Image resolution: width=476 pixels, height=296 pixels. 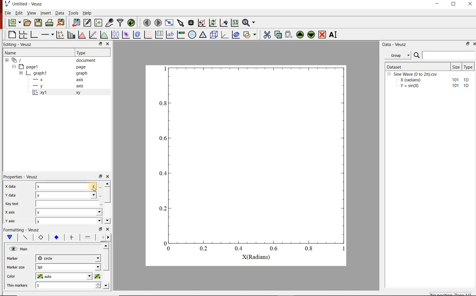 I want to click on select item from graph, so click(x=181, y=22).